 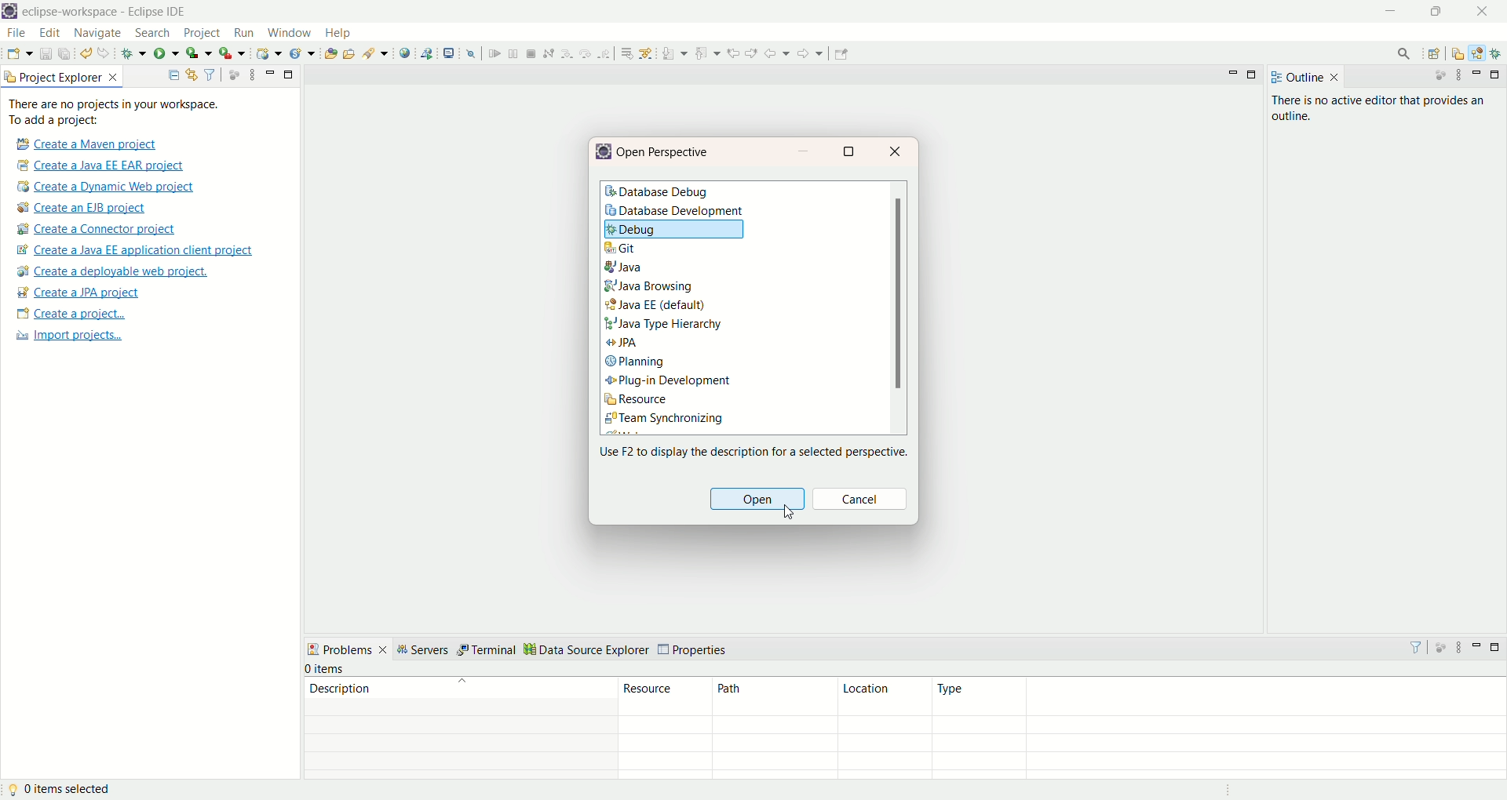 I want to click on java browsing, so click(x=649, y=285).